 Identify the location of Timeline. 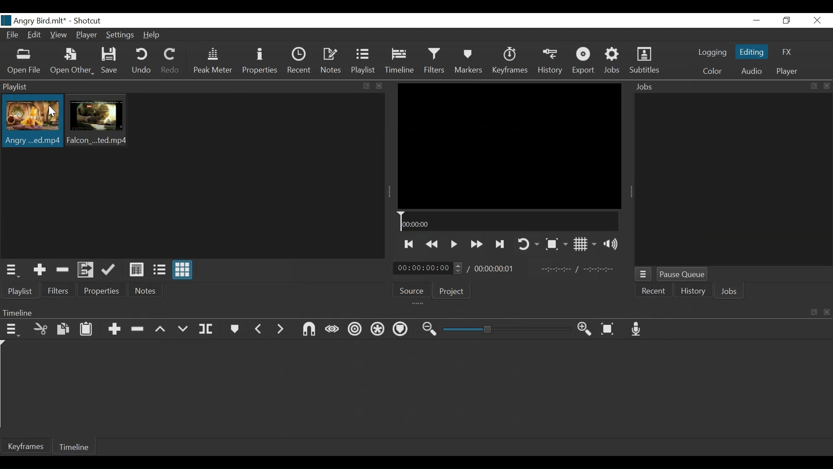
(75, 446).